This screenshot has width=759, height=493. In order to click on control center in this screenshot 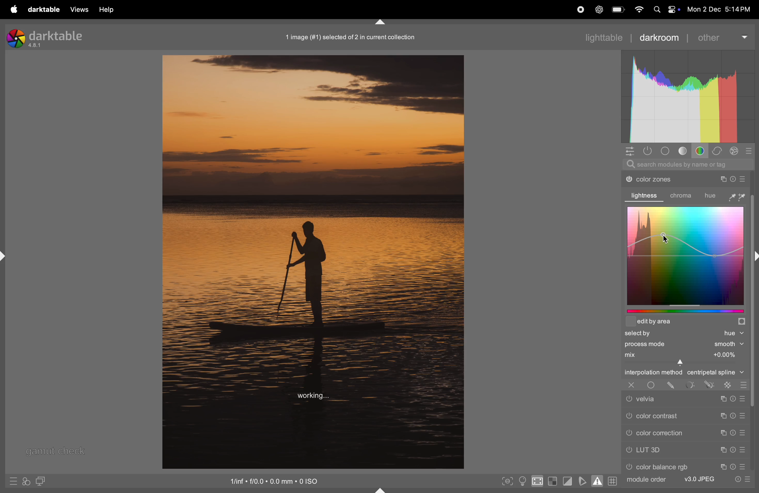, I will do `click(674, 10)`.